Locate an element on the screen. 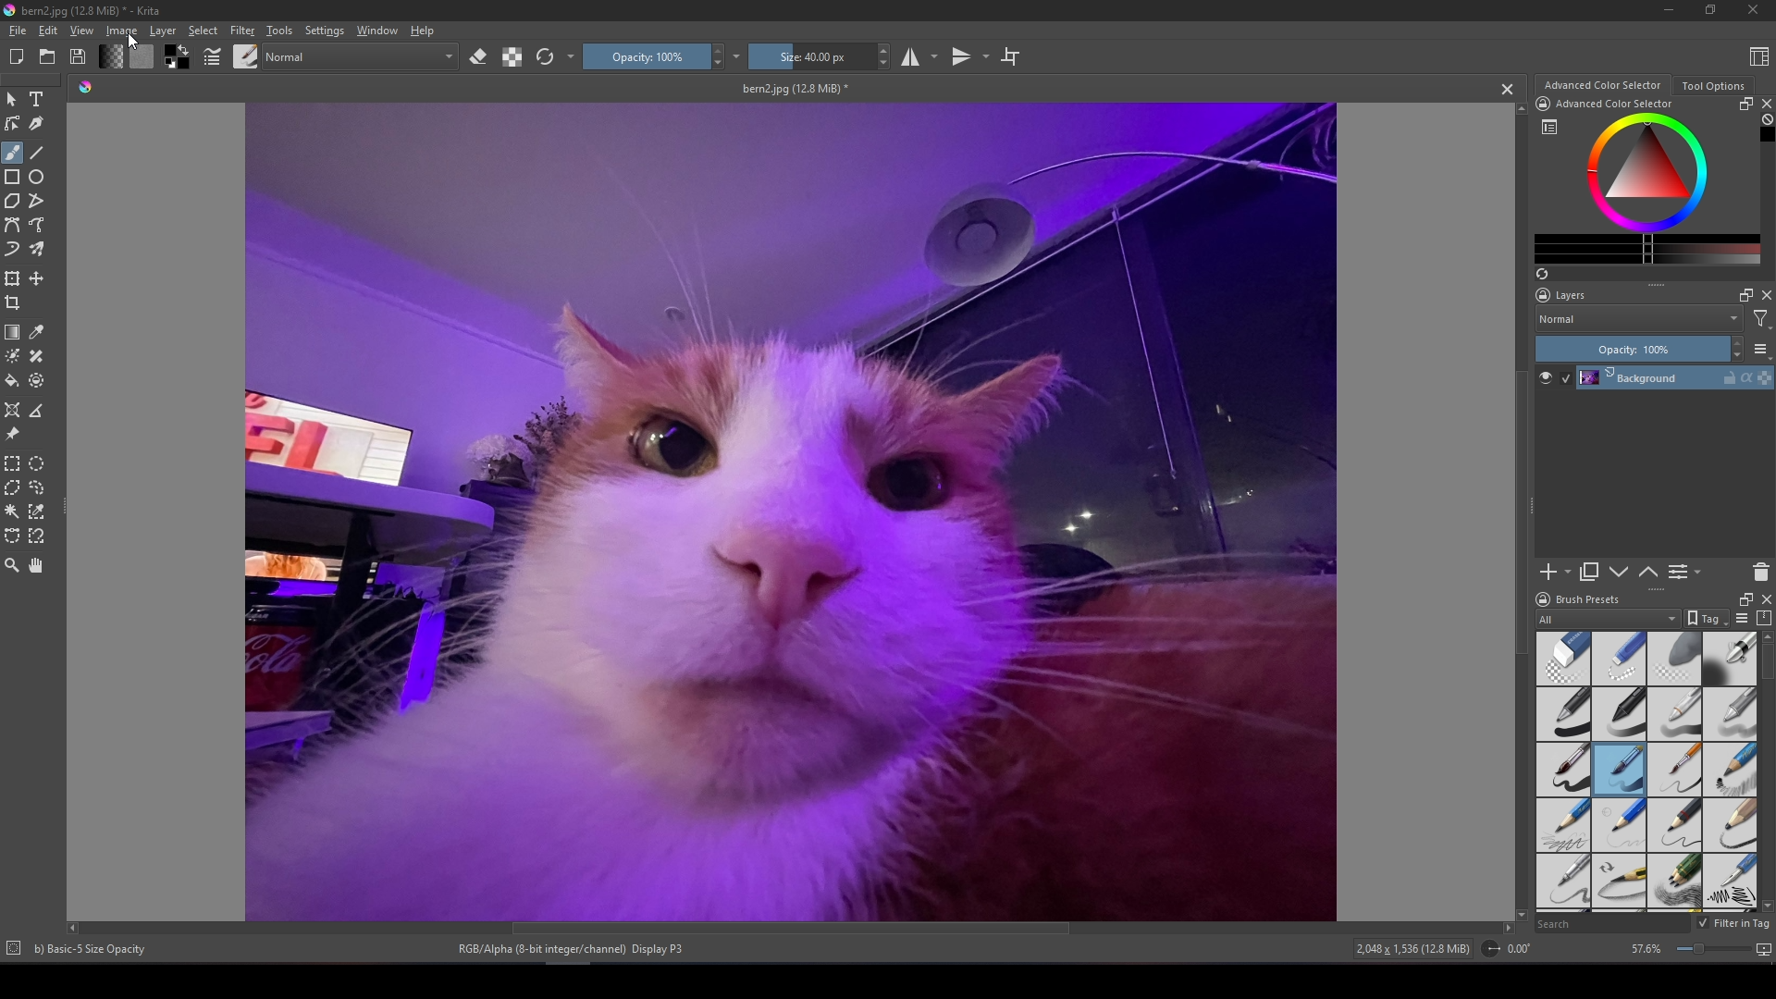 This screenshot has width=1776, height=999. Display settings is located at coordinates (1745, 619).